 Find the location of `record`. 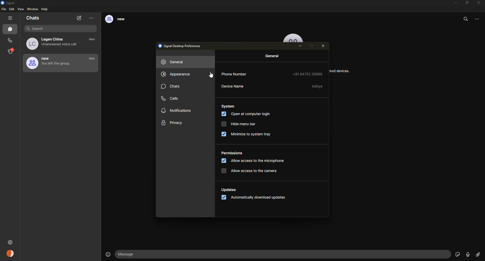

record is located at coordinates (468, 254).